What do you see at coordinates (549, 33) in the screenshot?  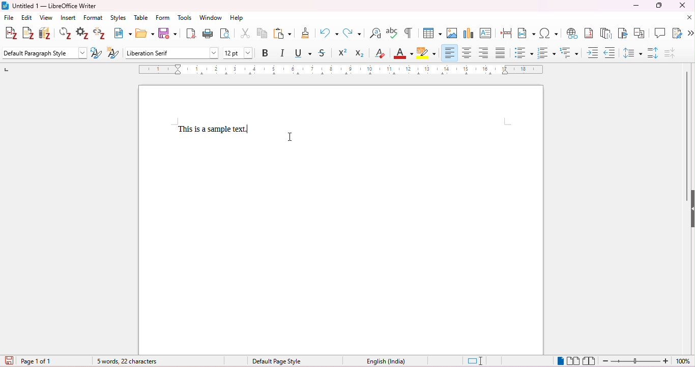 I see `insert special characters` at bounding box center [549, 33].